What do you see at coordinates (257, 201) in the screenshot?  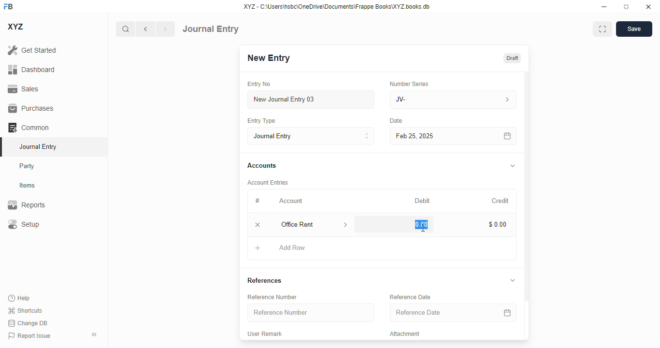 I see `#` at bounding box center [257, 201].